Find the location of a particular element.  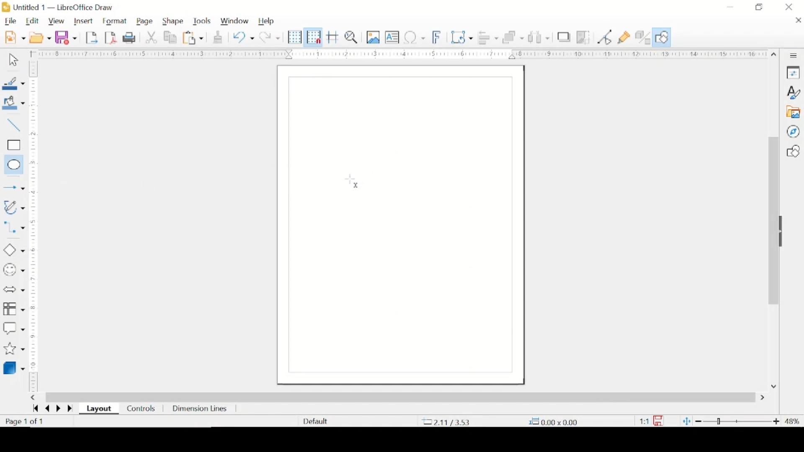

go backward is located at coordinates (34, 409).